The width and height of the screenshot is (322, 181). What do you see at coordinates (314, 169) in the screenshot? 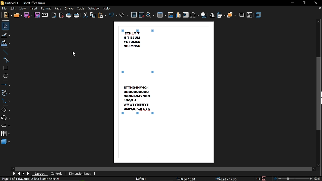
I see `move right` at bounding box center [314, 169].